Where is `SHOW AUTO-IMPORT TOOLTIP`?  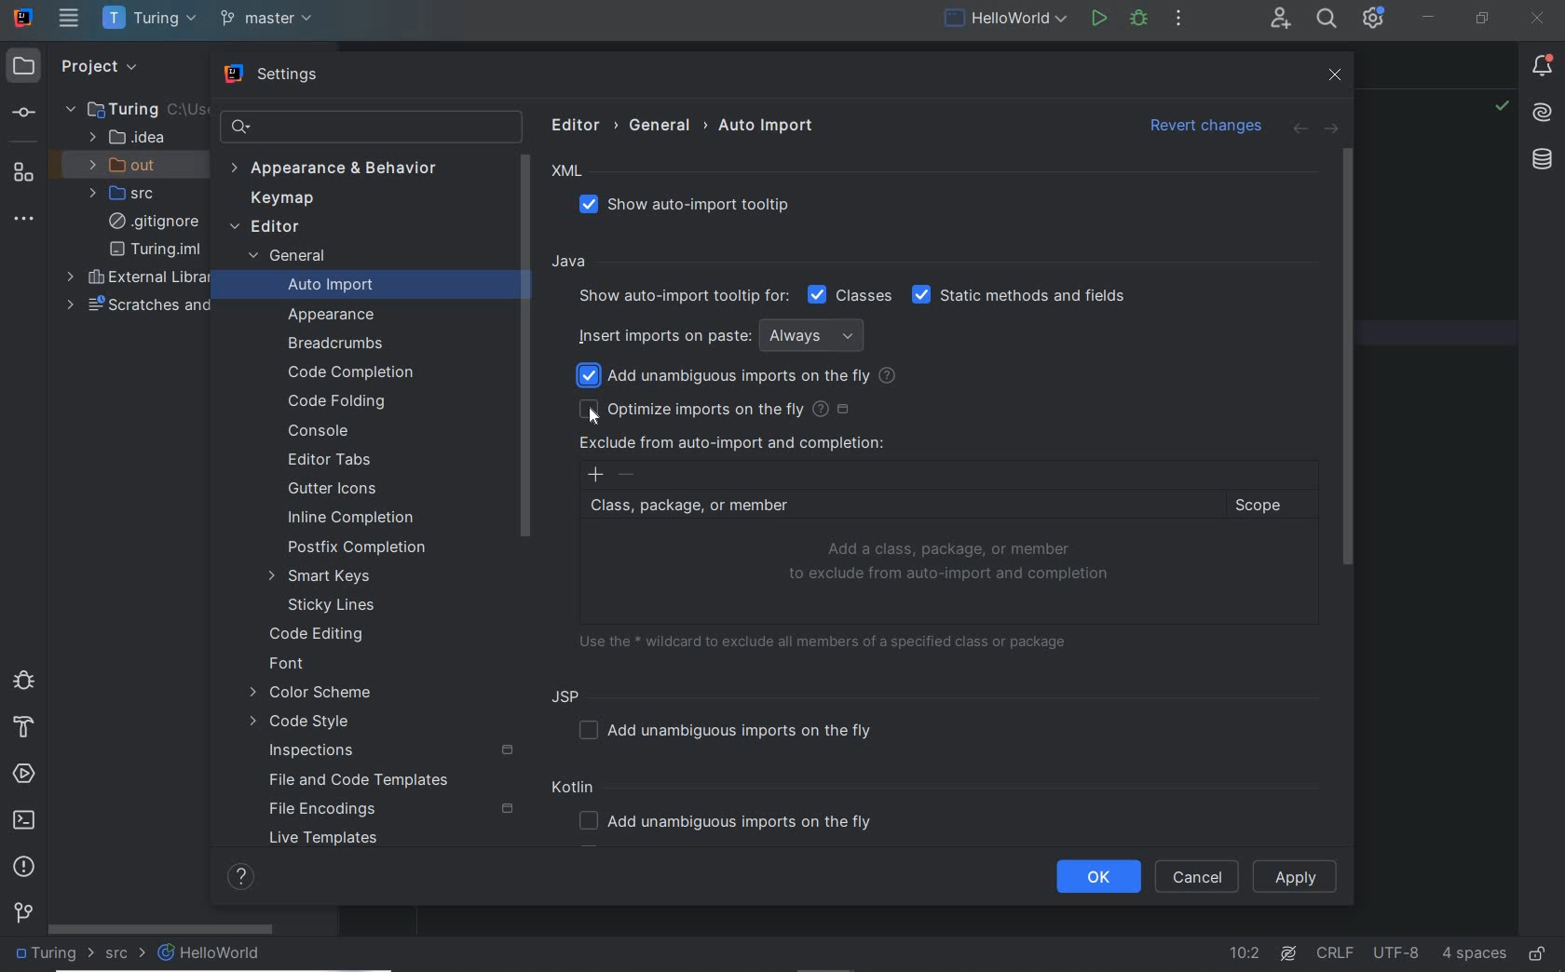
SHOW AUTO-IMPORT TOOLTIP is located at coordinates (696, 206).